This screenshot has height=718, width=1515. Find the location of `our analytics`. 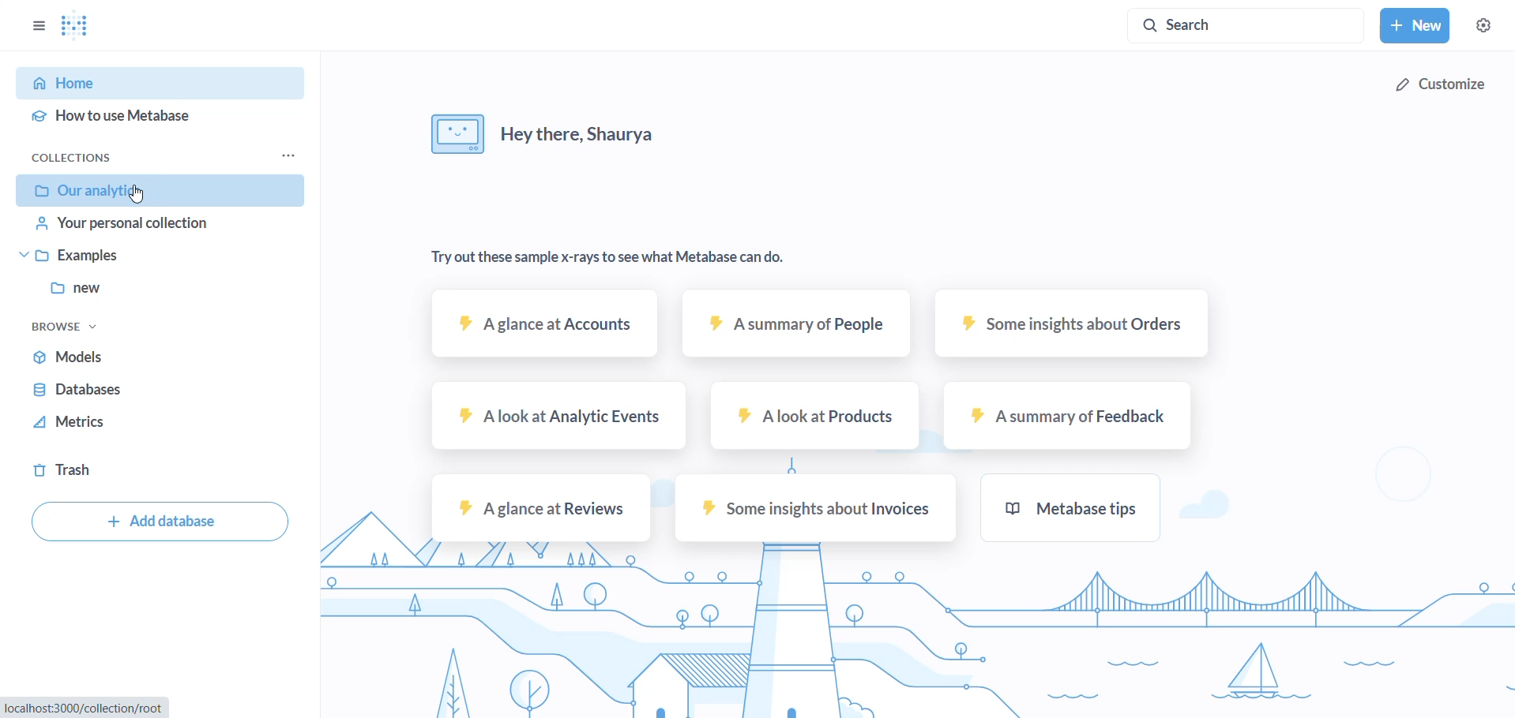

our analytics is located at coordinates (158, 191).